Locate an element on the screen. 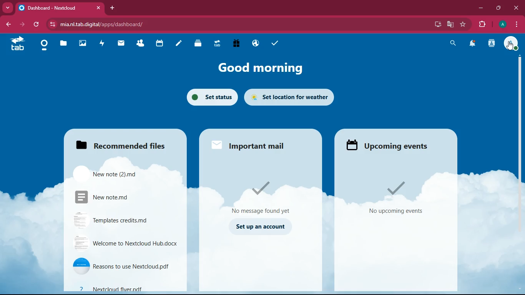 This screenshot has width=525, height=295. files is located at coordinates (120, 145).